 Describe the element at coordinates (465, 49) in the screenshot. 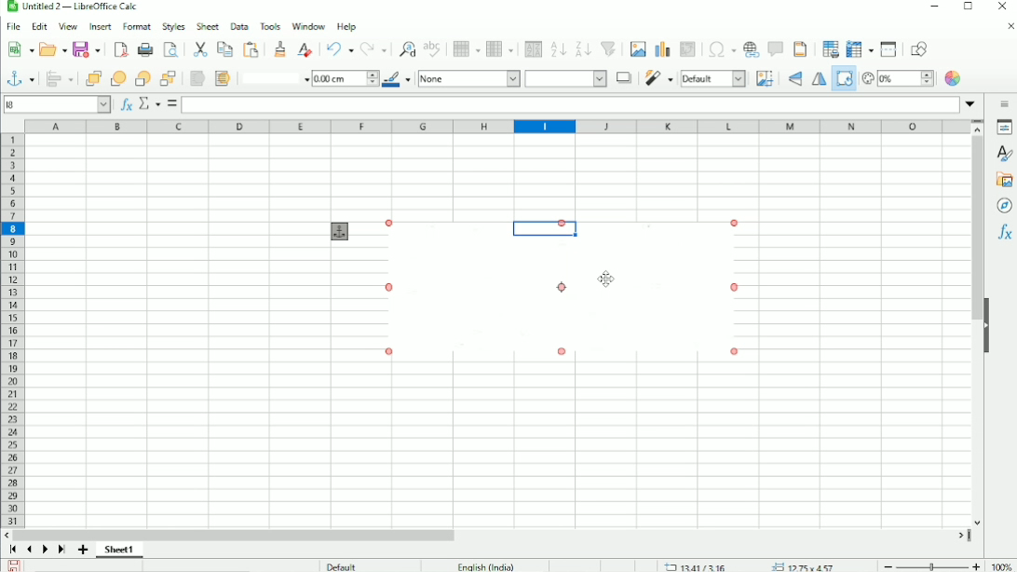

I see `Row` at that location.